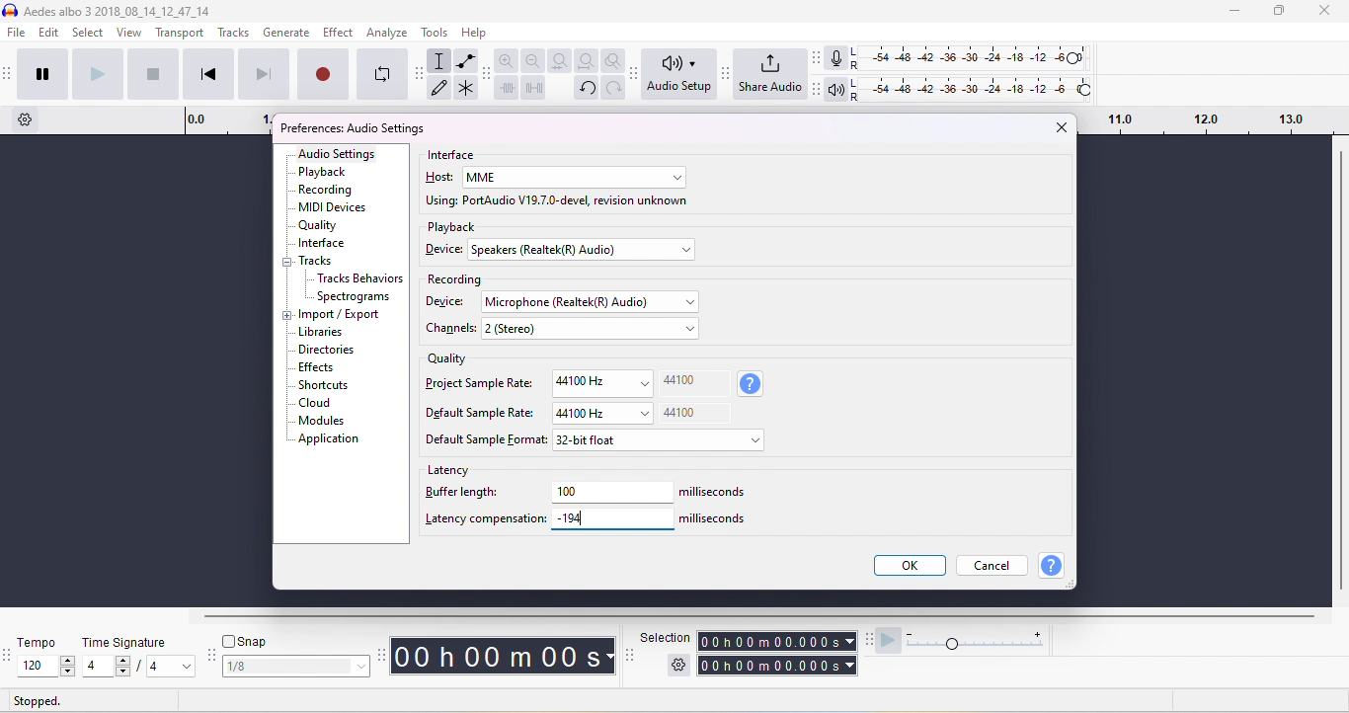 This screenshot has width=1349, height=713. Describe the element at coordinates (481, 413) in the screenshot. I see `Default sample rate:` at that location.